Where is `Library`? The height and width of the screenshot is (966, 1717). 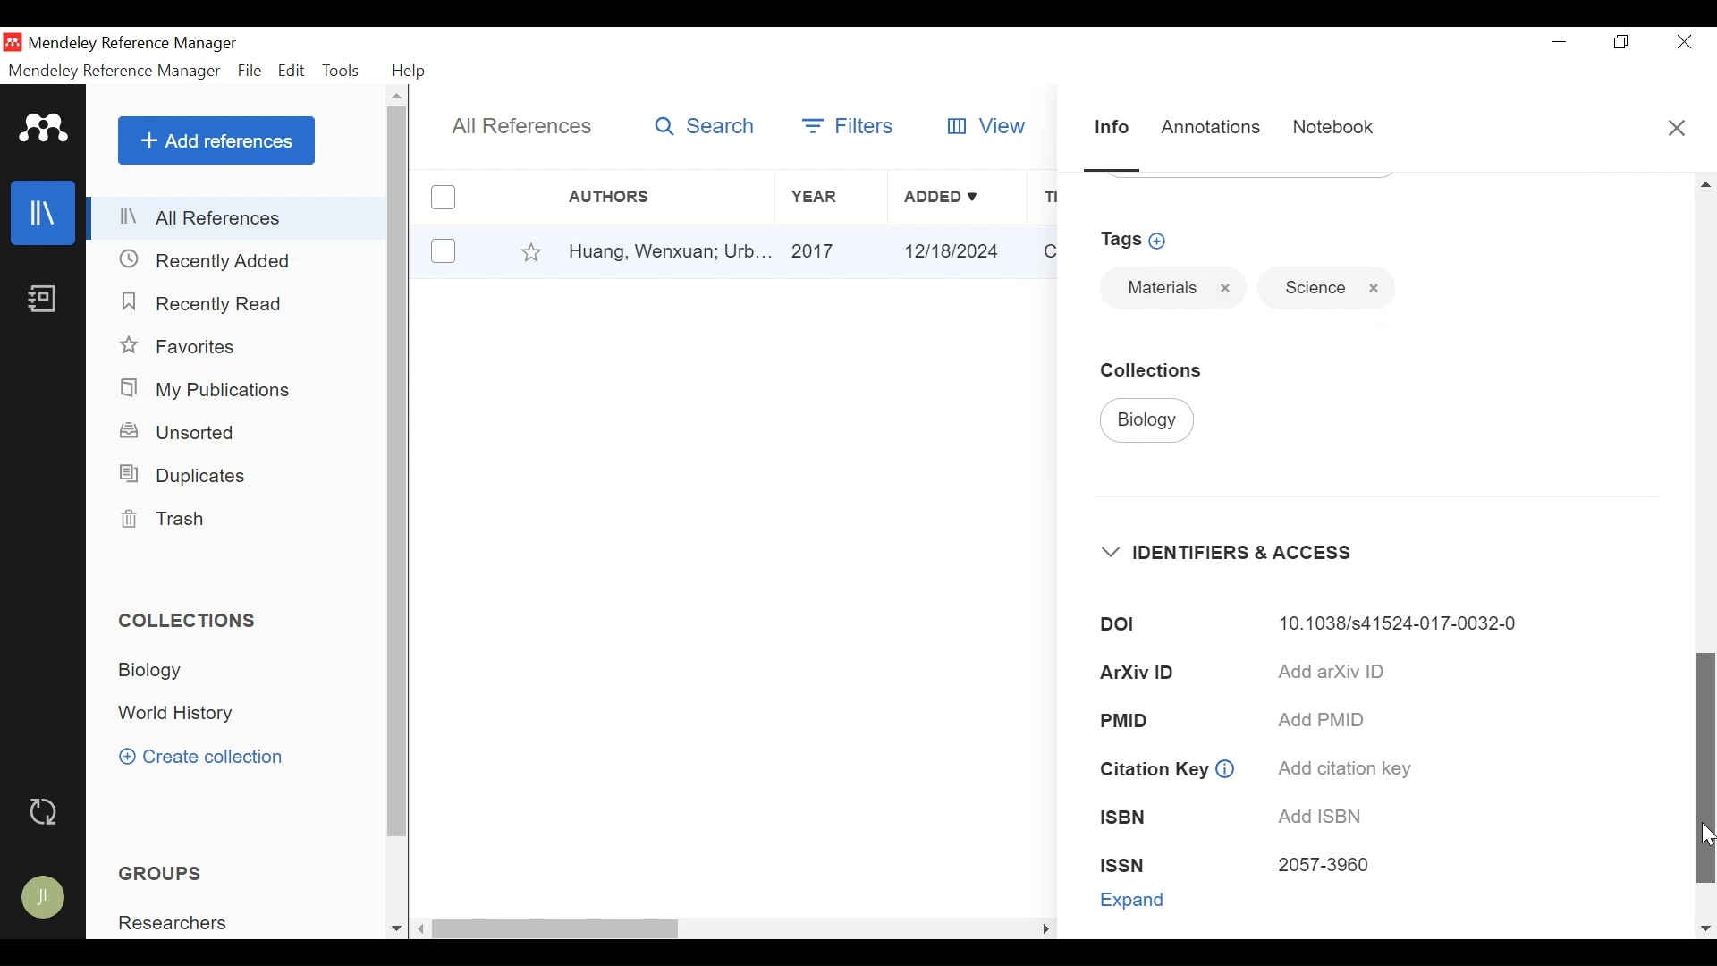 Library is located at coordinates (46, 213).